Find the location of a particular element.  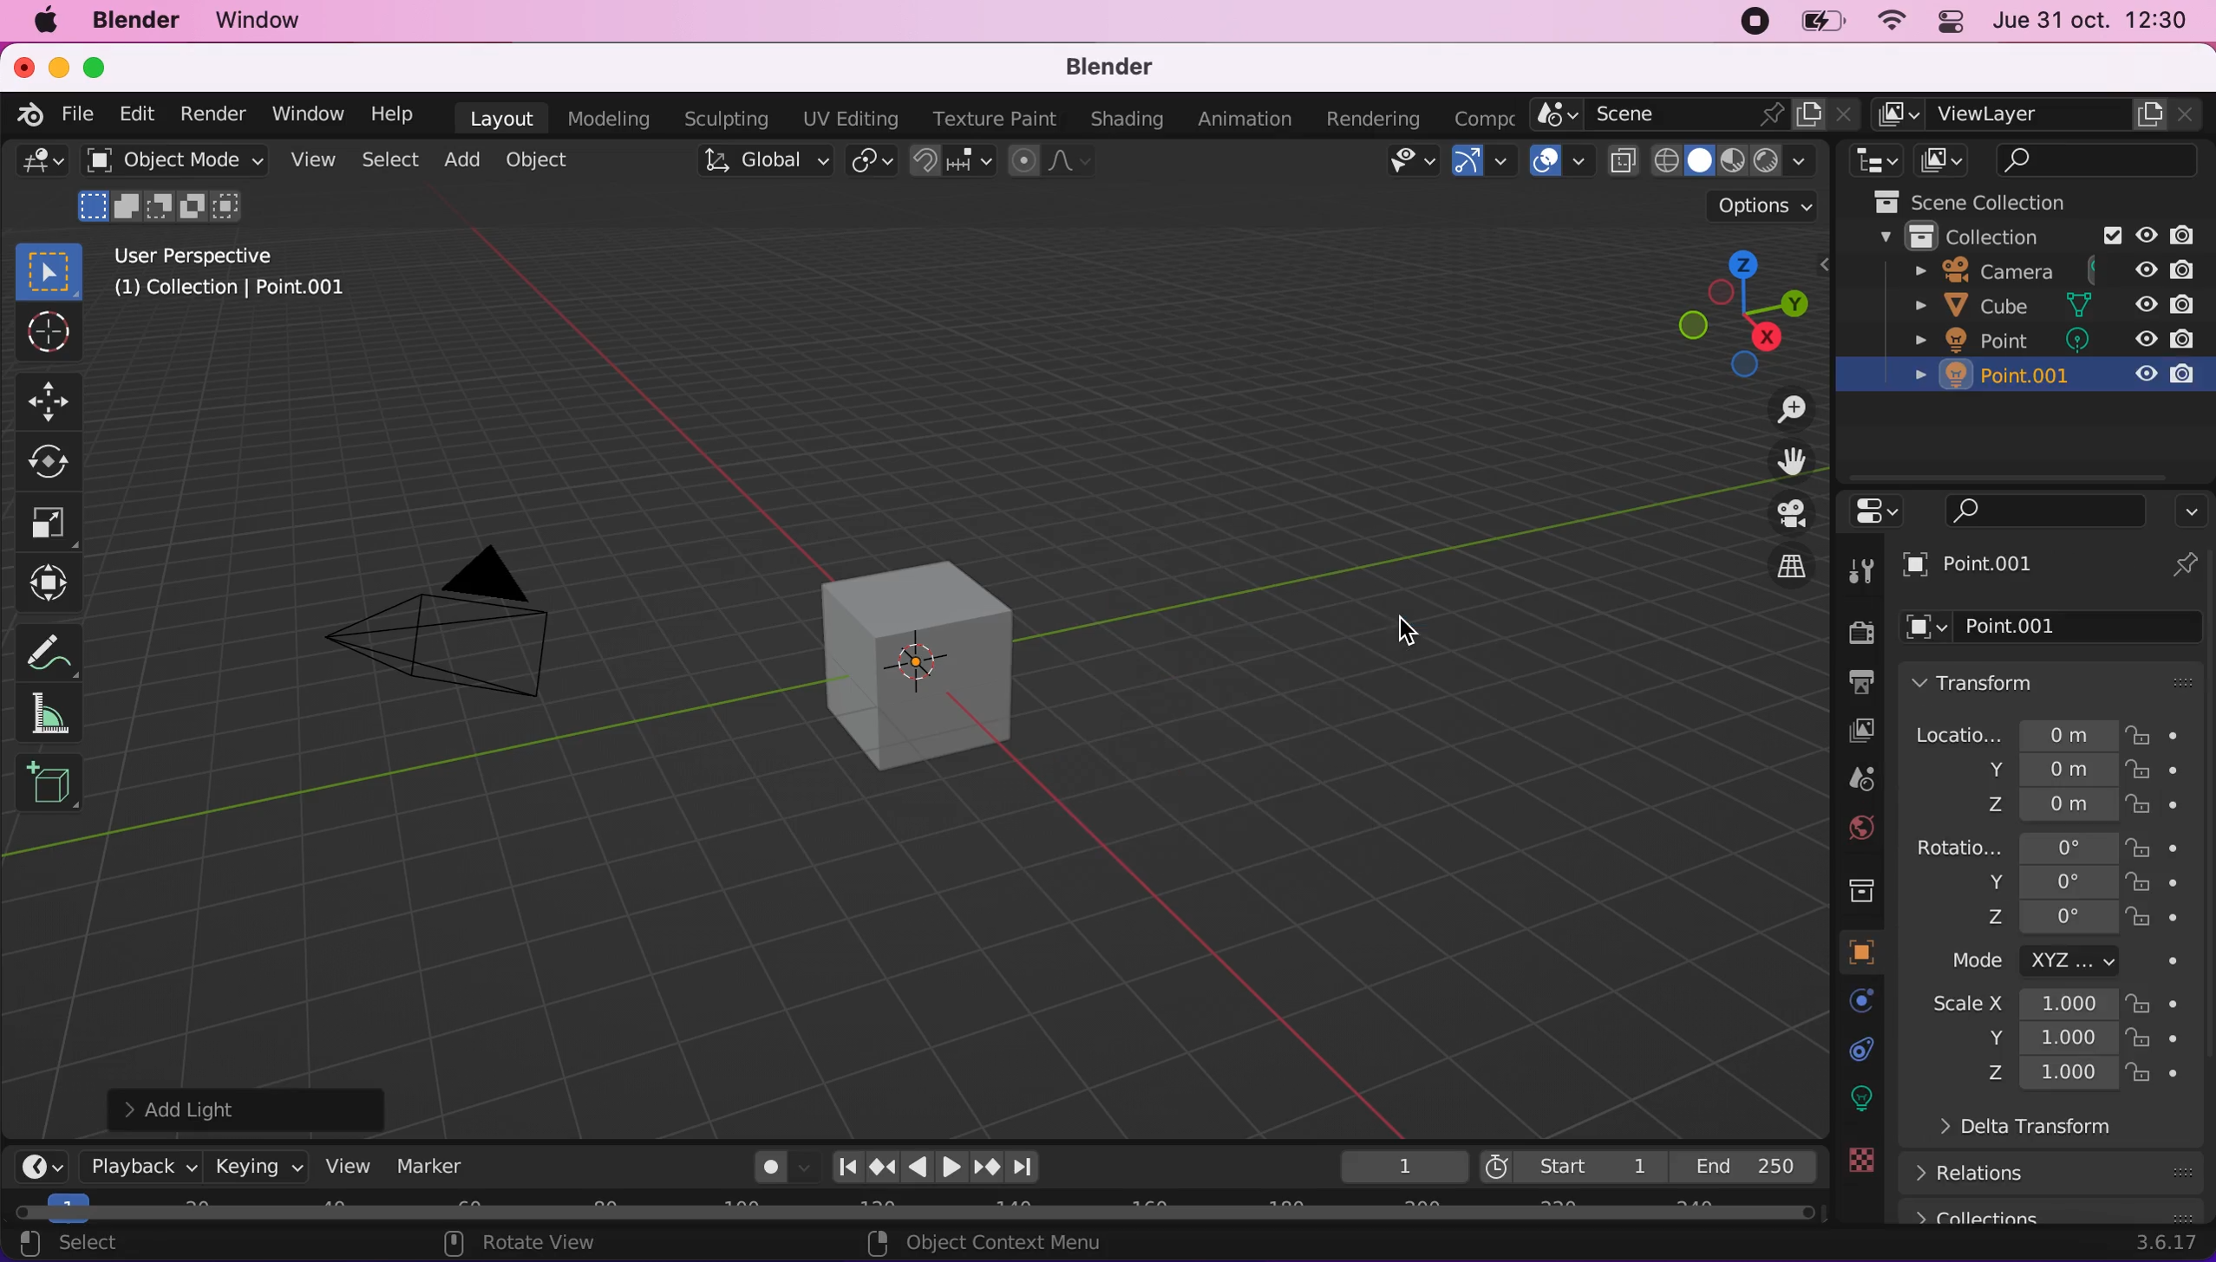

sculpting is located at coordinates (729, 120).